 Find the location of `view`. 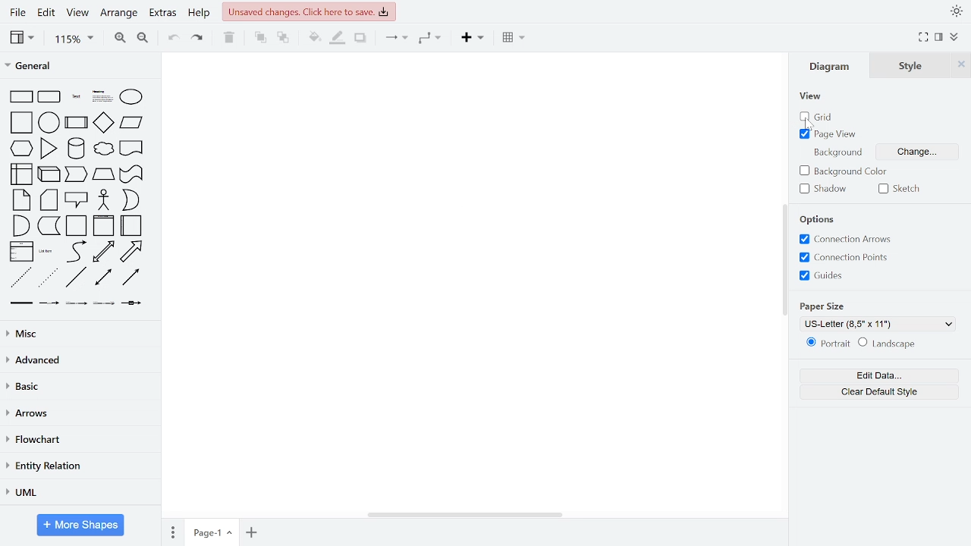

view is located at coordinates (23, 38).